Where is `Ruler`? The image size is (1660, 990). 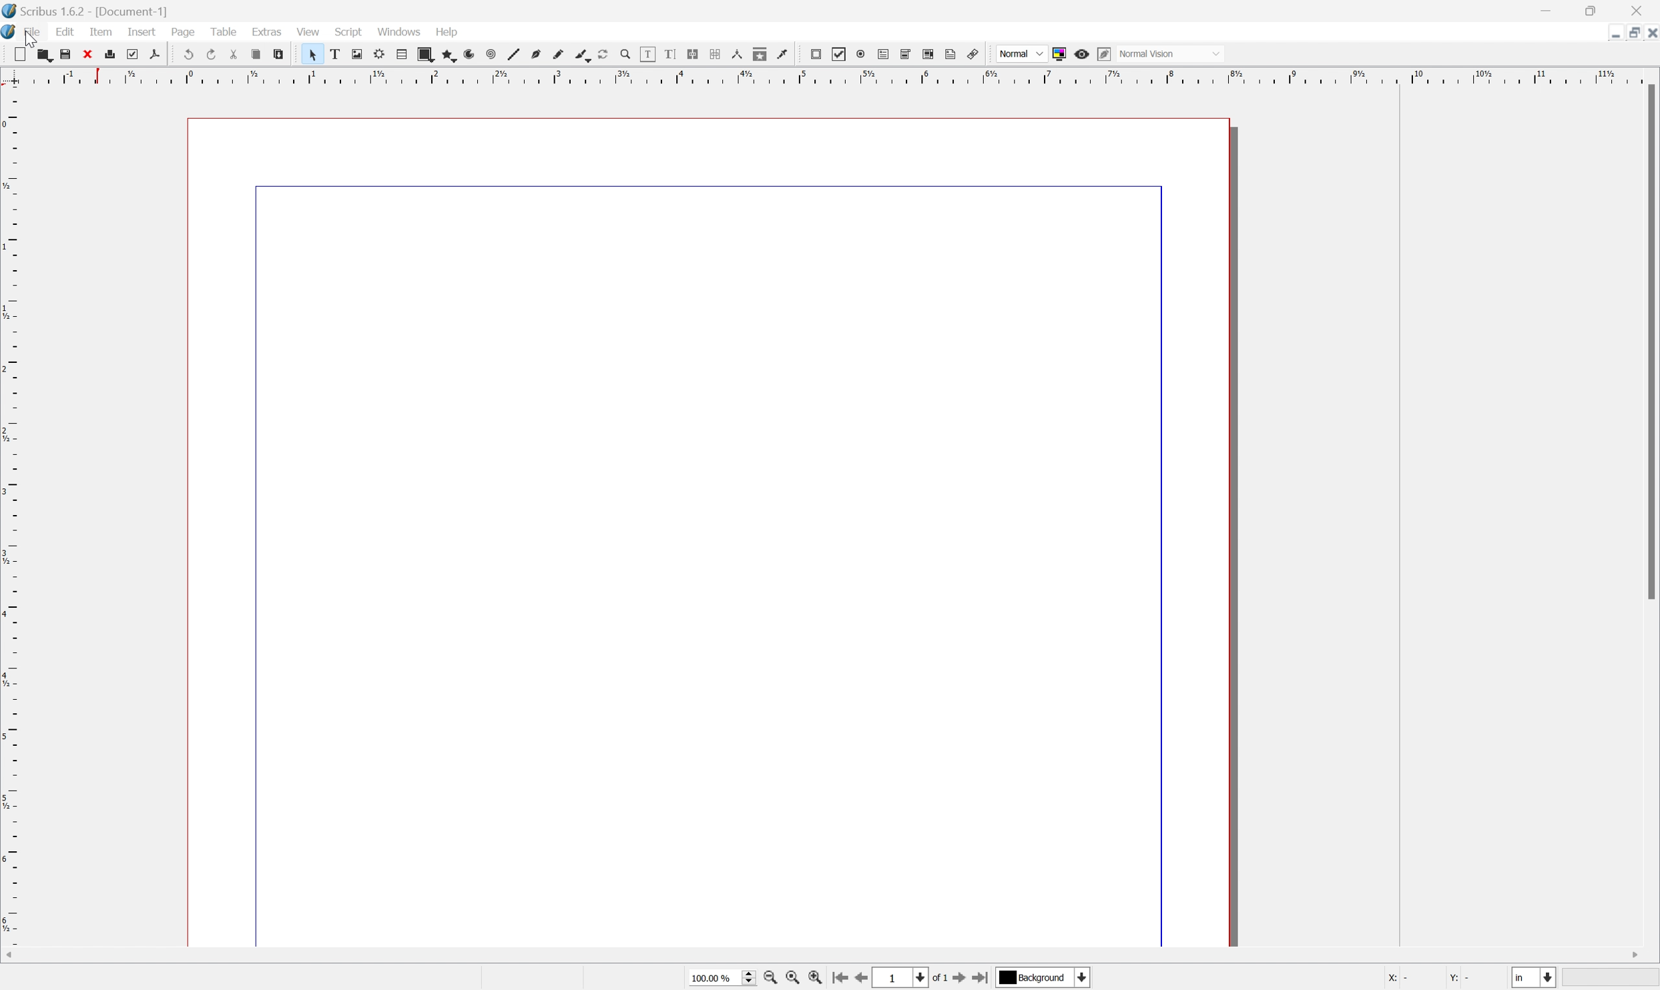 Ruler is located at coordinates (825, 75).